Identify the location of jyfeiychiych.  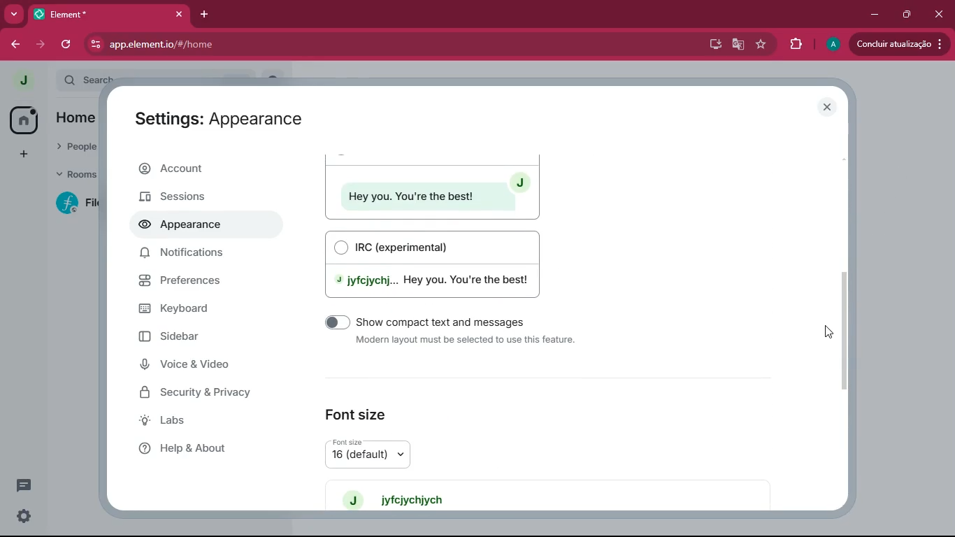
(403, 499).